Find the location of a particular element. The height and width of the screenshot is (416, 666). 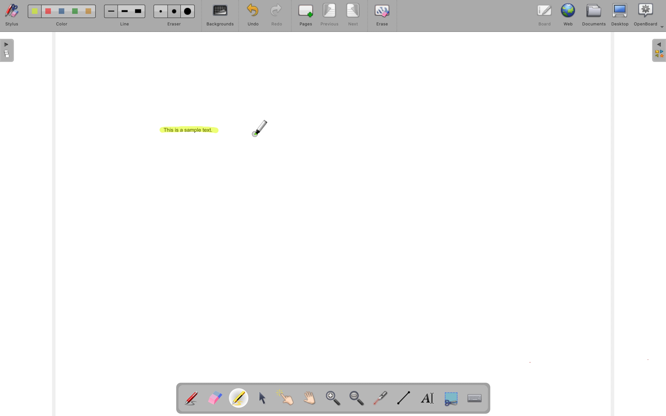

desktop is located at coordinates (621, 15).